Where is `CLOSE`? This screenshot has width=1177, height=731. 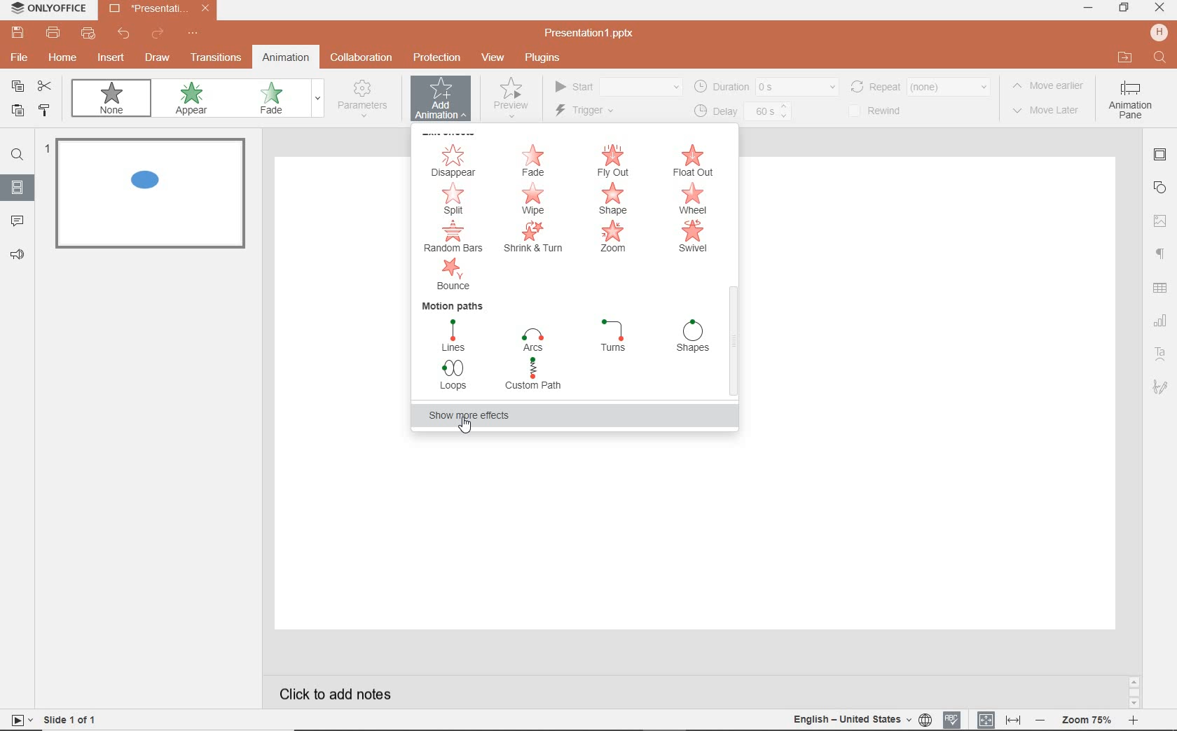
CLOSE is located at coordinates (1159, 8).